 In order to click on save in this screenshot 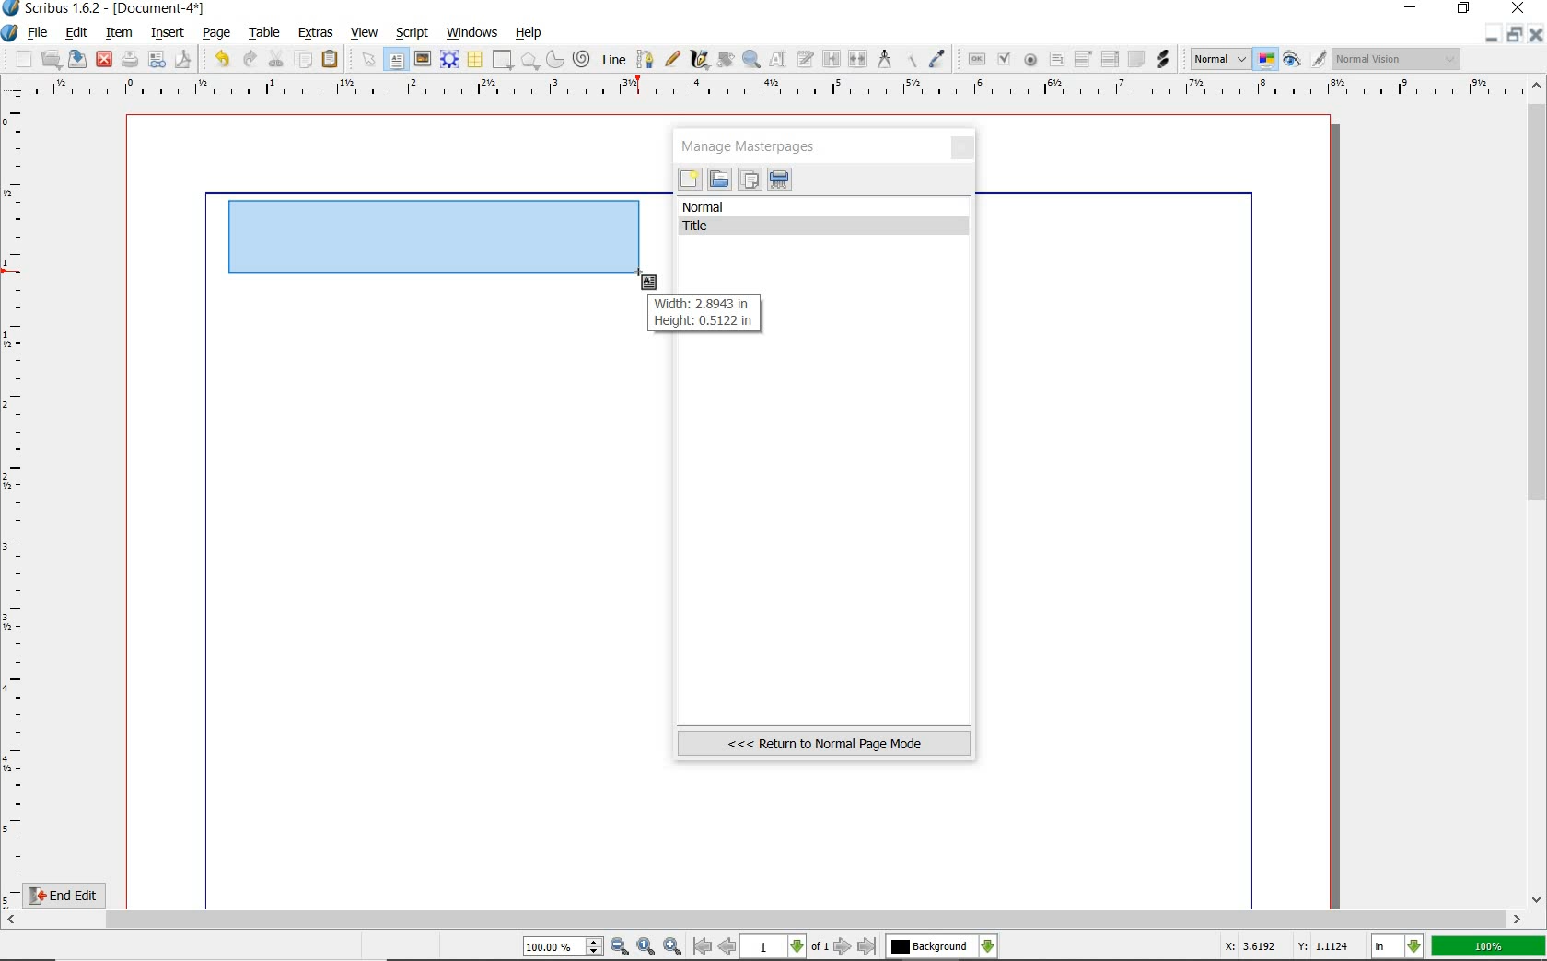, I will do `click(78, 59)`.